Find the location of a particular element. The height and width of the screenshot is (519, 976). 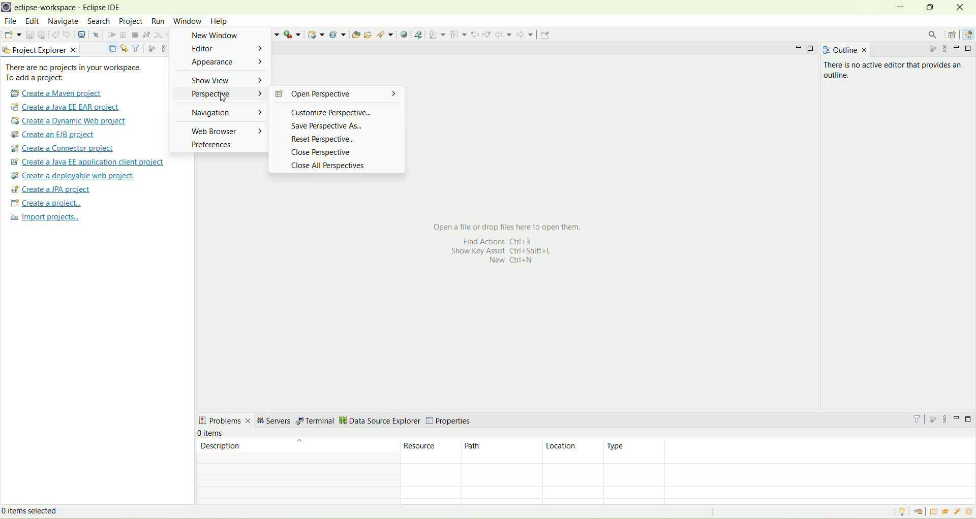

properties is located at coordinates (451, 418).